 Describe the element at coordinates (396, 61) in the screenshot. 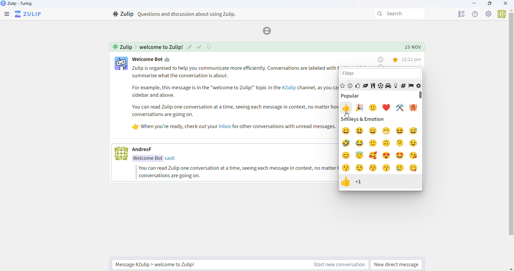

I see `star` at that location.